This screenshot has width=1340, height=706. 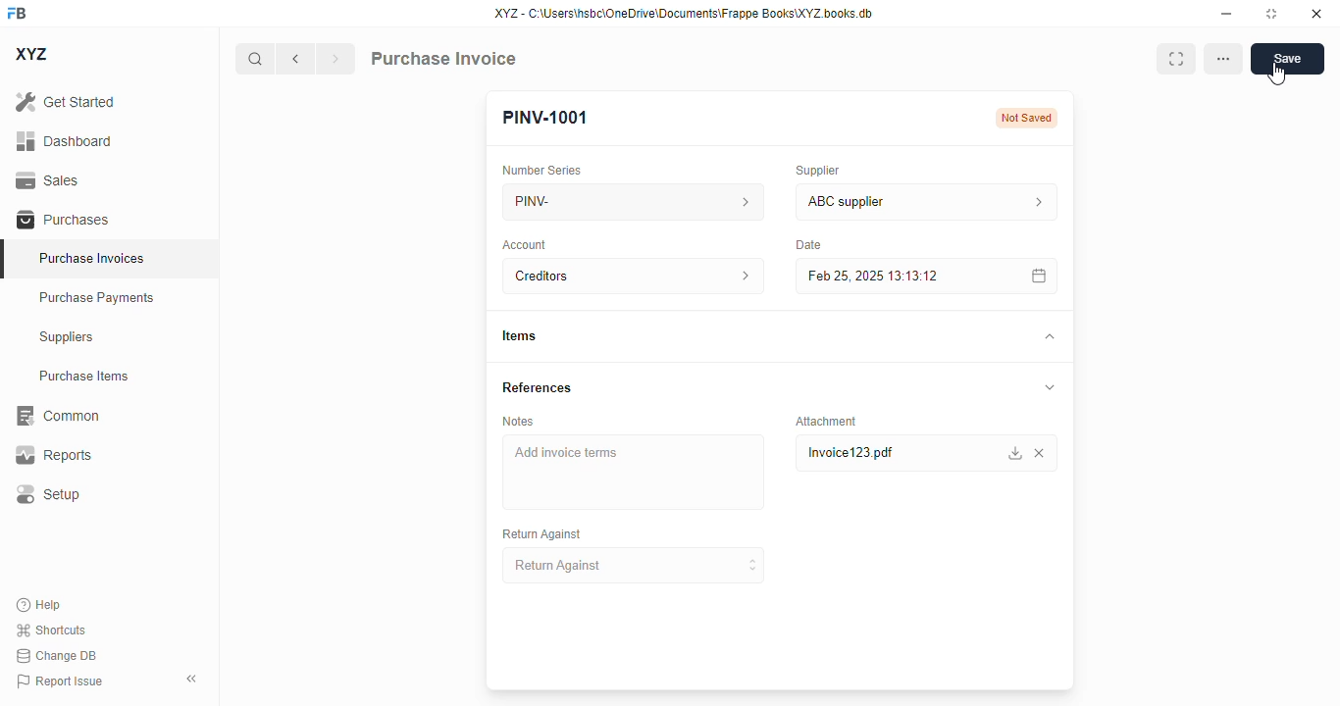 What do you see at coordinates (1015, 453) in the screenshot?
I see `download` at bounding box center [1015, 453].